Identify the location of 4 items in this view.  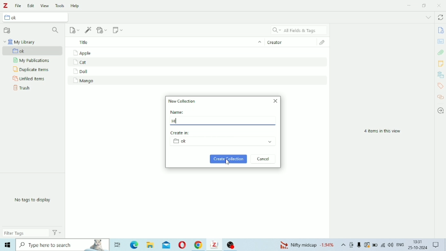
(382, 131).